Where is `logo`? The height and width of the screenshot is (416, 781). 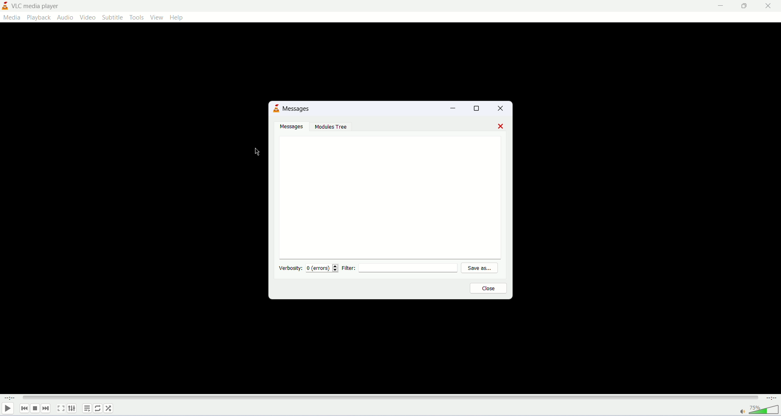 logo is located at coordinates (277, 109).